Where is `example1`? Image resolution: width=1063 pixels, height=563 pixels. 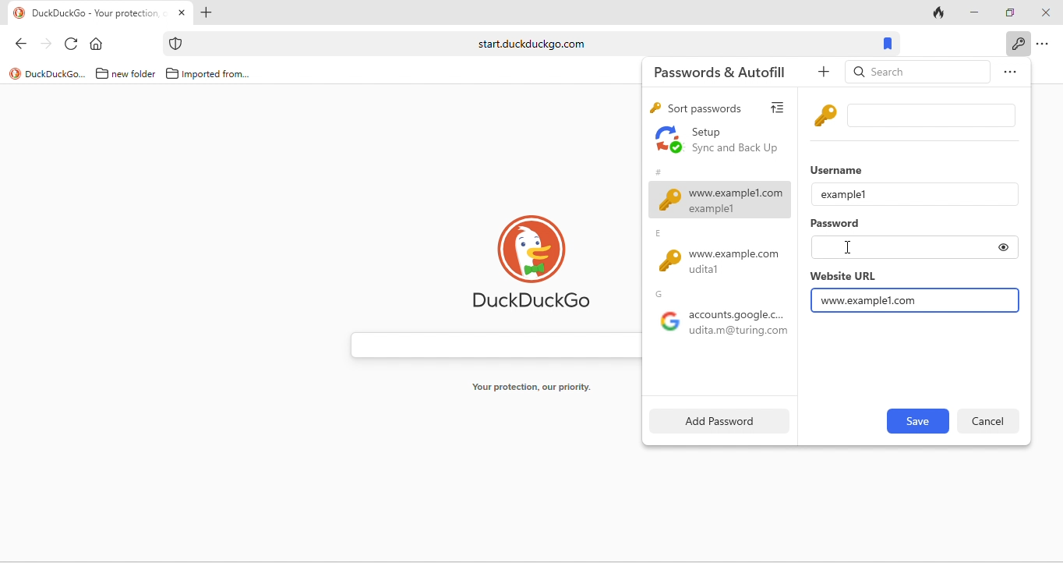 example1 is located at coordinates (844, 193).